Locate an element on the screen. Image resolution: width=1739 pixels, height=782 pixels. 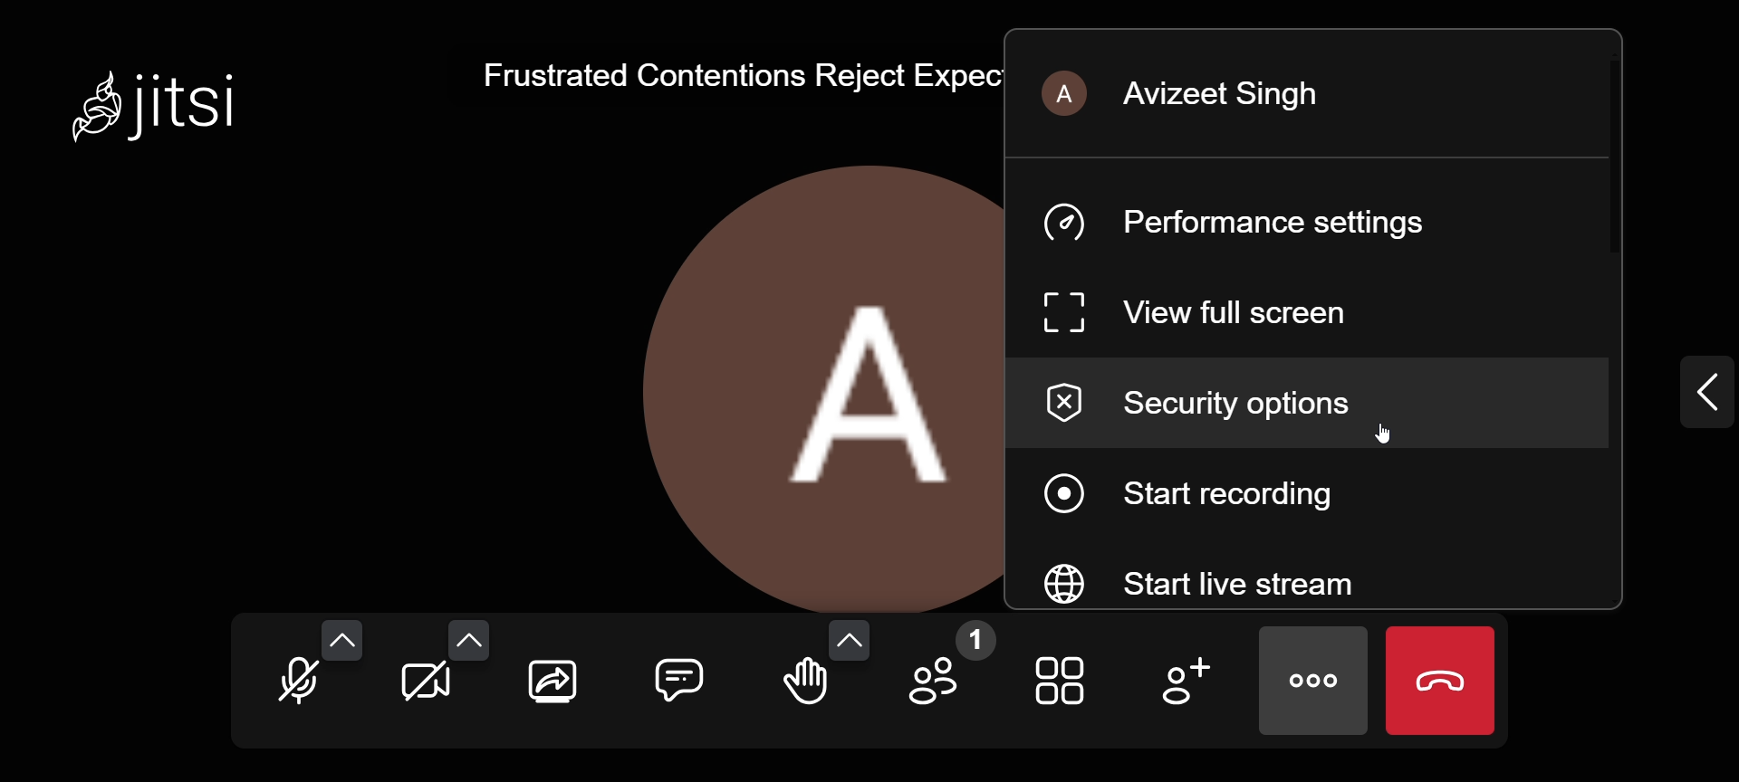
expand is located at coordinates (1689, 390).